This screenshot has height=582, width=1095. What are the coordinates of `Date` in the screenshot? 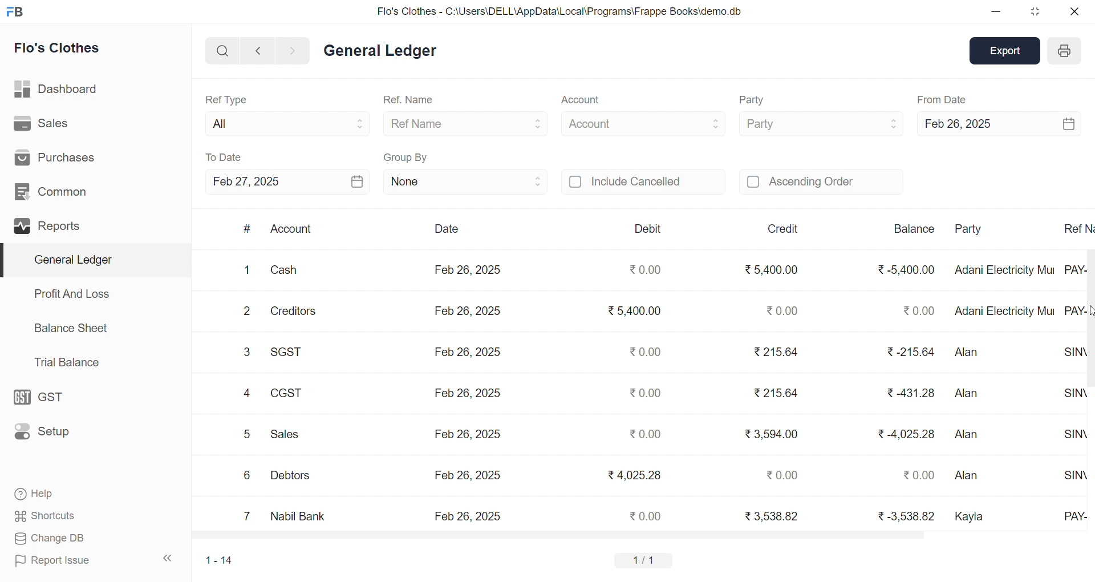 It's located at (446, 229).